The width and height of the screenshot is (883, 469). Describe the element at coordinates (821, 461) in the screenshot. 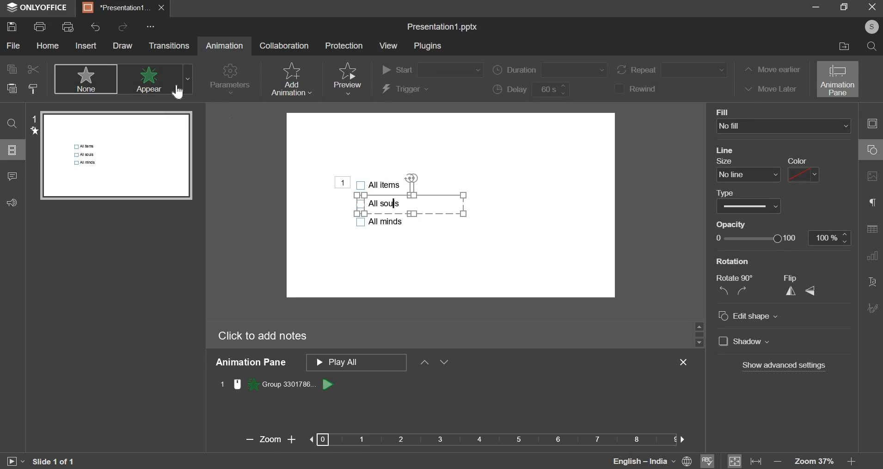

I see `zoom` at that location.